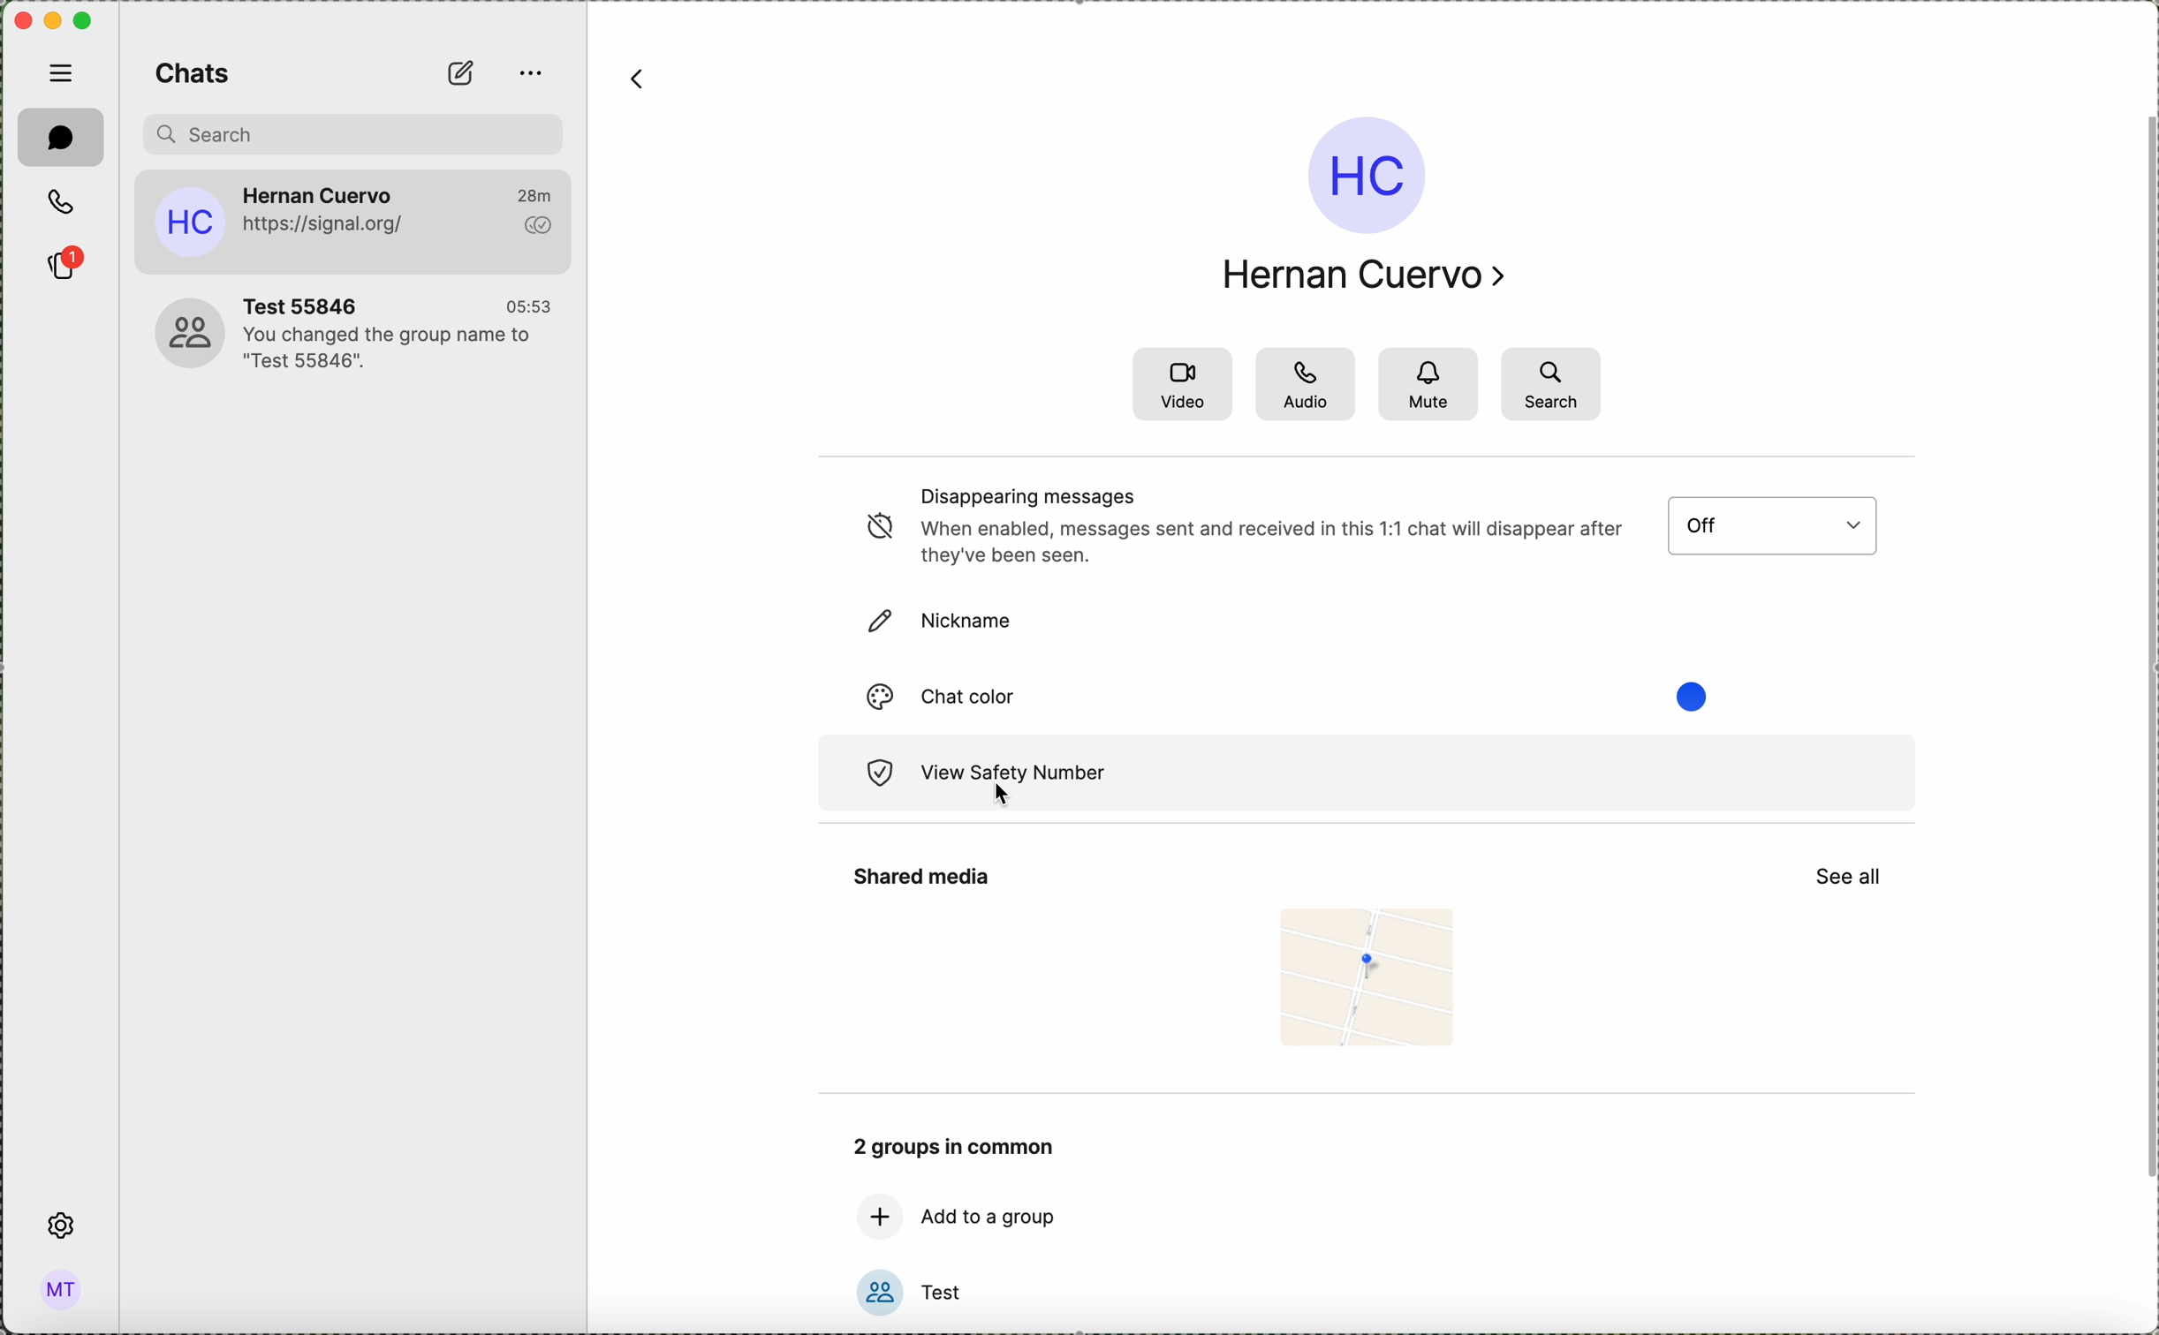 Image resolution: width=2159 pixels, height=1335 pixels. I want to click on search bar, so click(353, 135).